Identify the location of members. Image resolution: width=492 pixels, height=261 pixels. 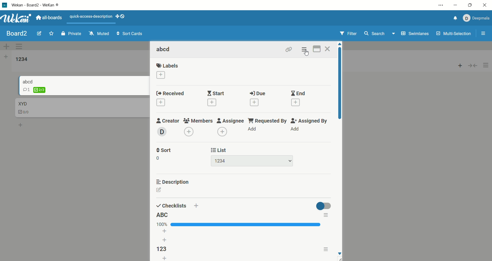
(199, 127).